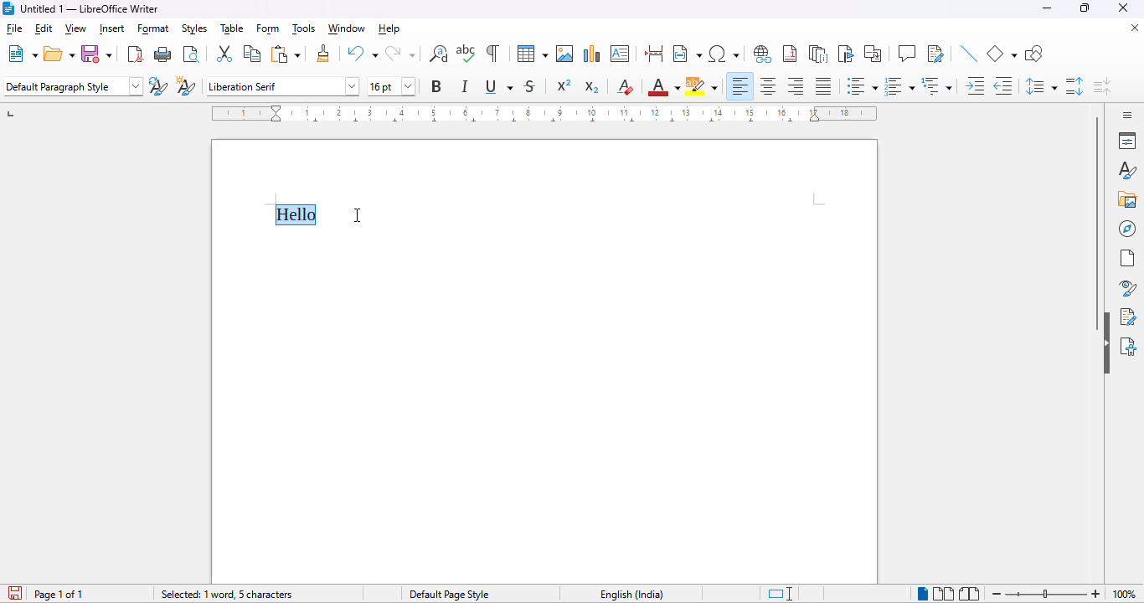 The height and width of the screenshot is (603, 1144). Describe the element at coordinates (633, 595) in the screenshot. I see `English (India)` at that location.